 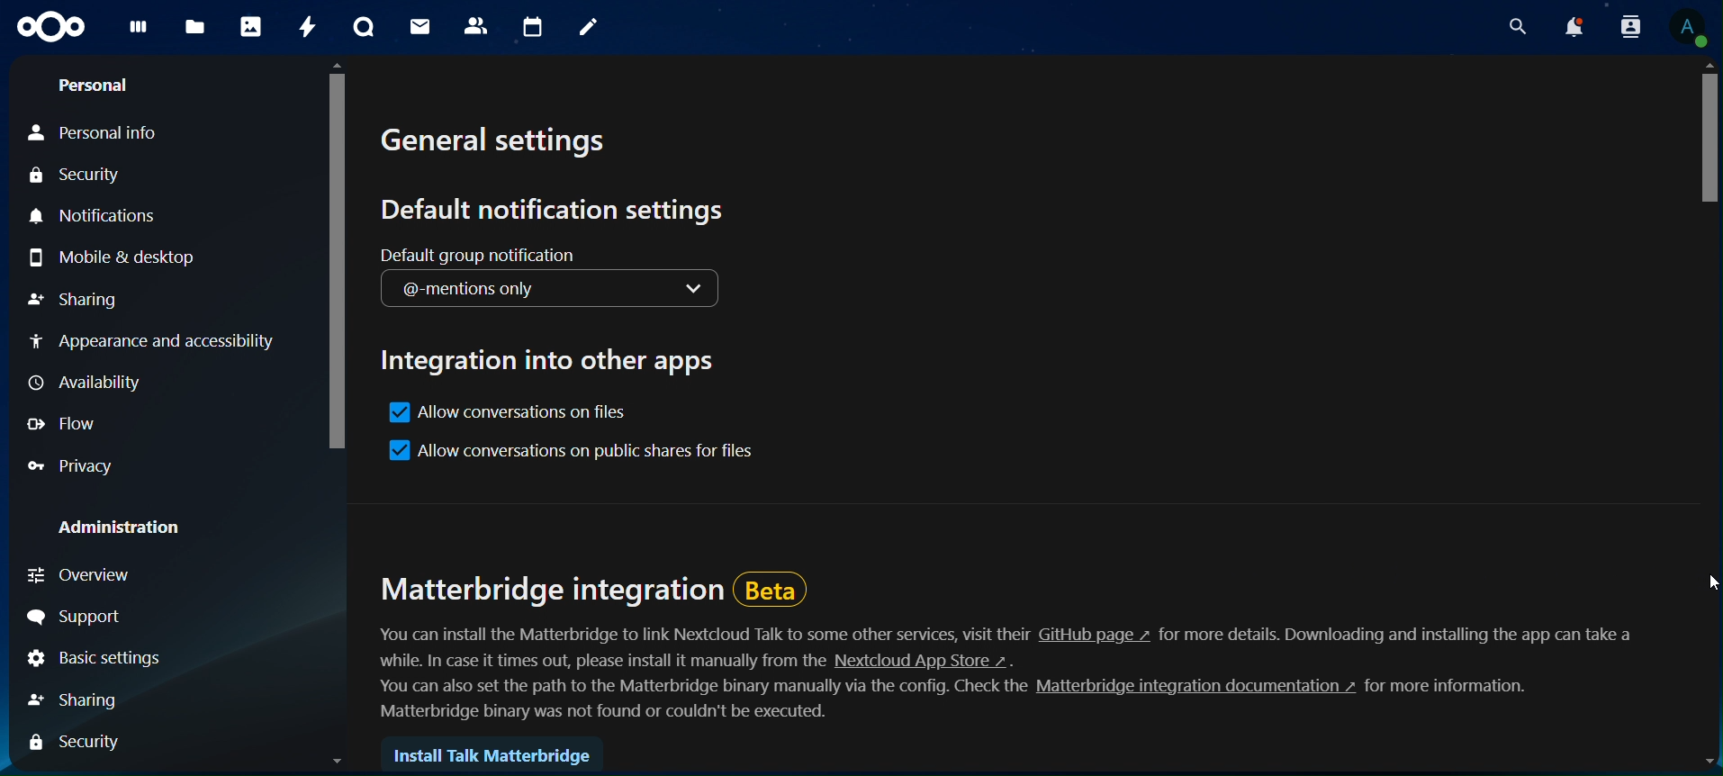 I want to click on calendar, so click(x=532, y=29).